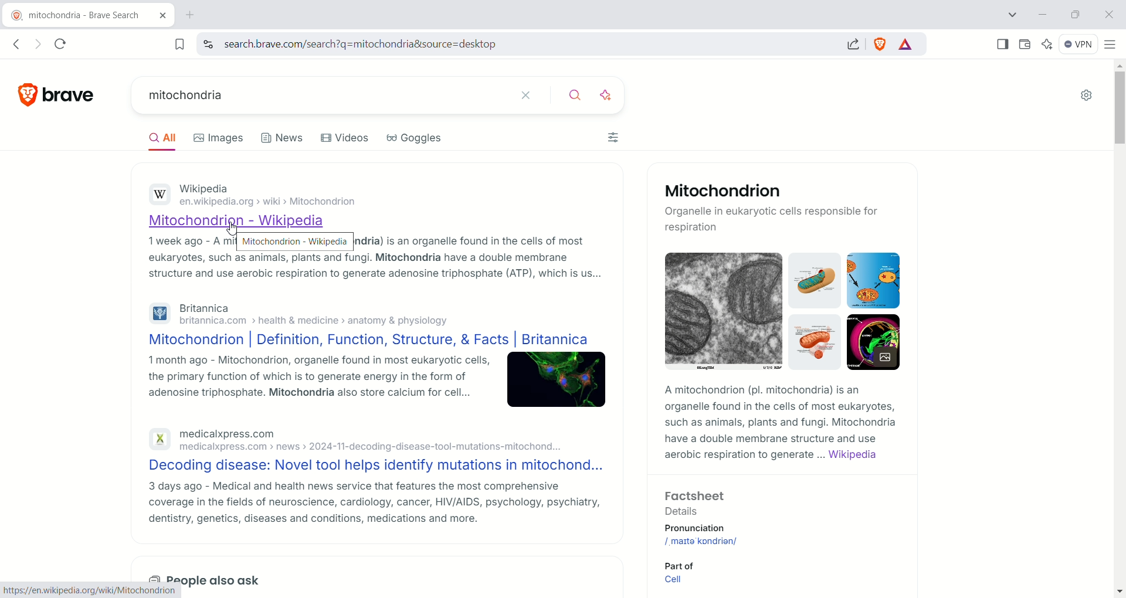  Describe the element at coordinates (365, 339) in the screenshot. I see `Mitochondrion | Definition, Function, Structure, & Facts | Britannica` at that location.